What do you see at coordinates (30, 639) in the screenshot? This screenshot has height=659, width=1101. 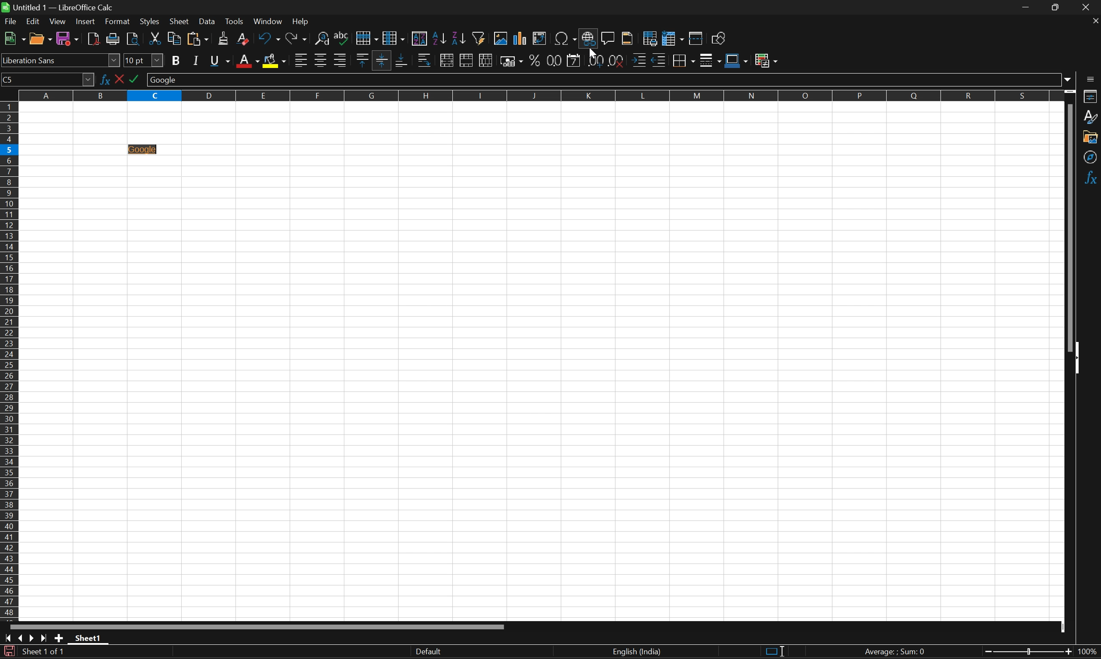 I see `Scroll to next sheet` at bounding box center [30, 639].